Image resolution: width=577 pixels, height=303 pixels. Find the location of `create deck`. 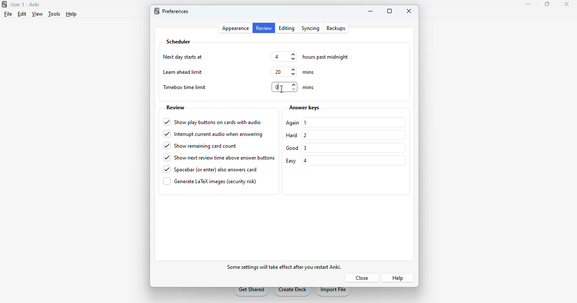

create deck is located at coordinates (293, 292).